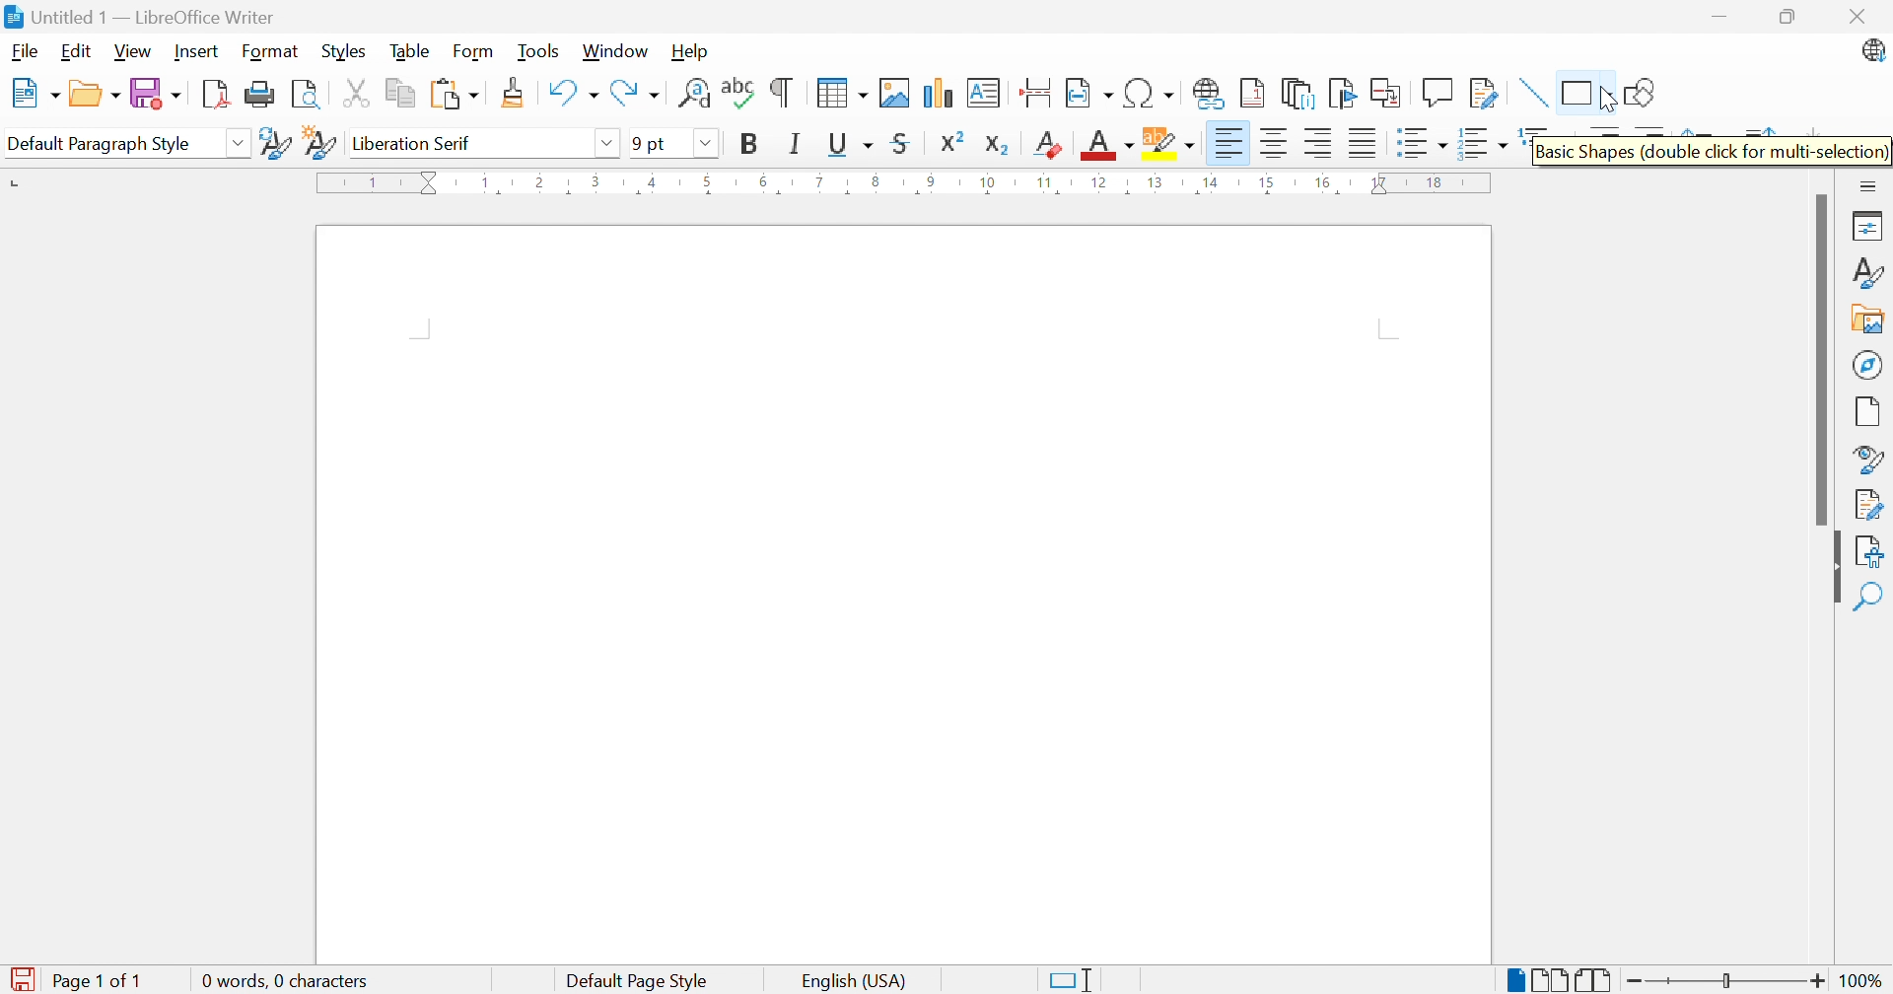 The height and width of the screenshot is (994, 1893). What do you see at coordinates (277, 144) in the screenshot?
I see `Update selected style` at bounding box center [277, 144].